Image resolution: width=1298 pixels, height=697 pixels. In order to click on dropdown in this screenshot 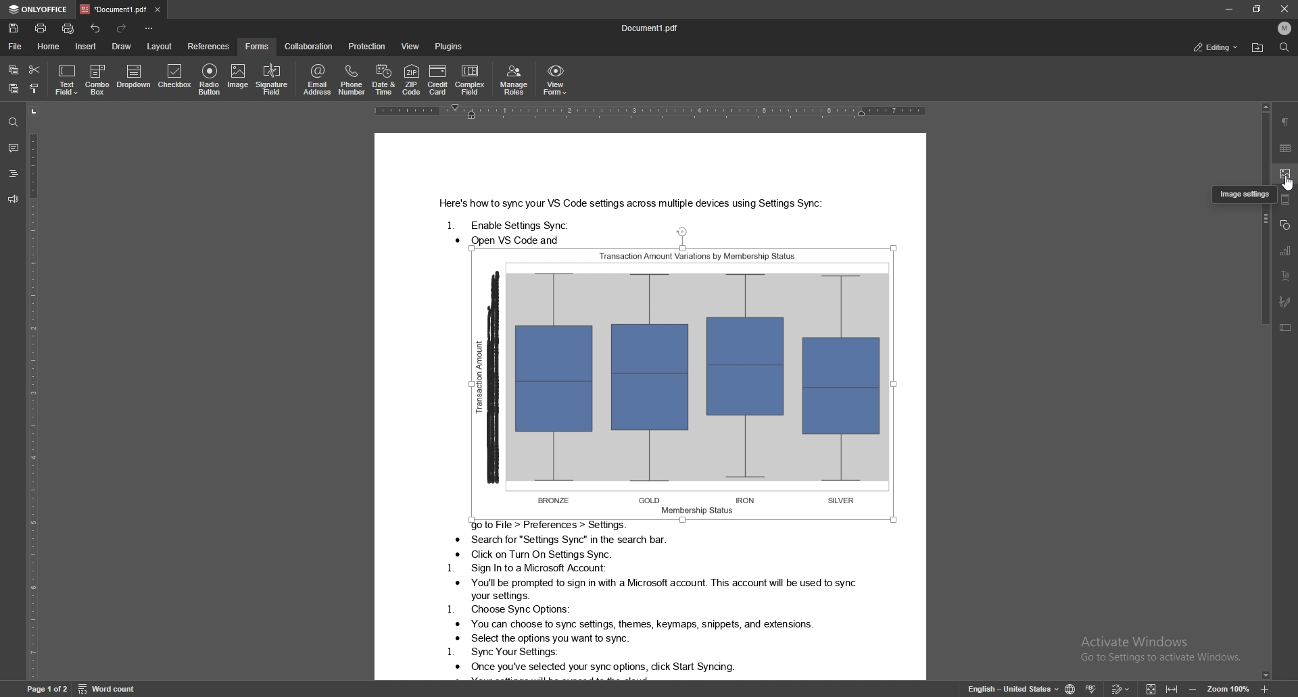, I will do `click(135, 78)`.